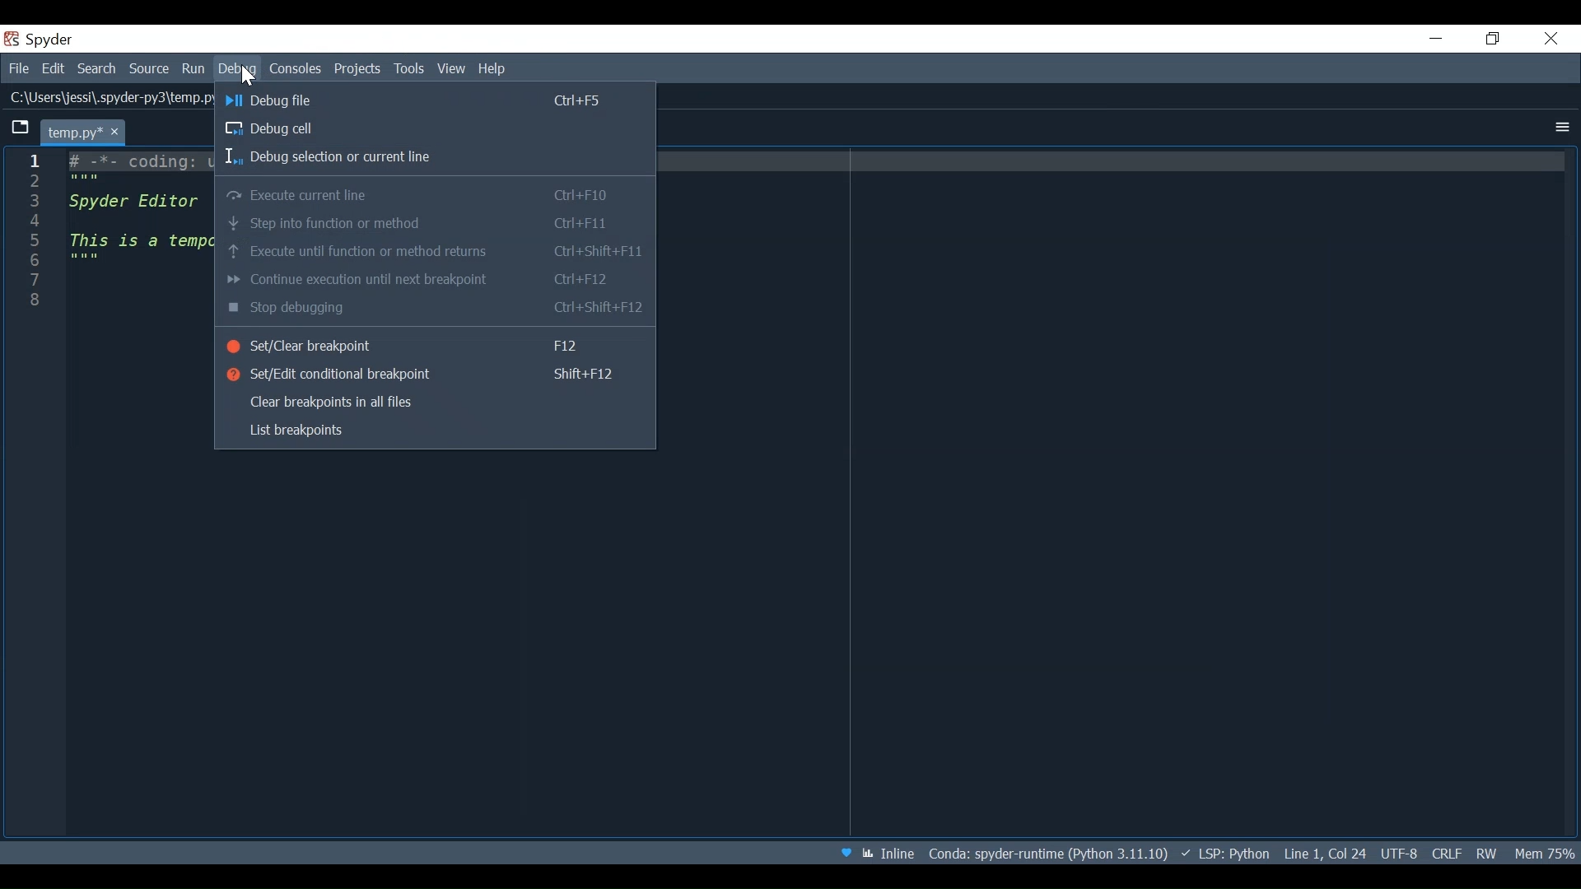  What do you see at coordinates (432, 347) in the screenshot?
I see `Set/Clear breakpoint` at bounding box center [432, 347].